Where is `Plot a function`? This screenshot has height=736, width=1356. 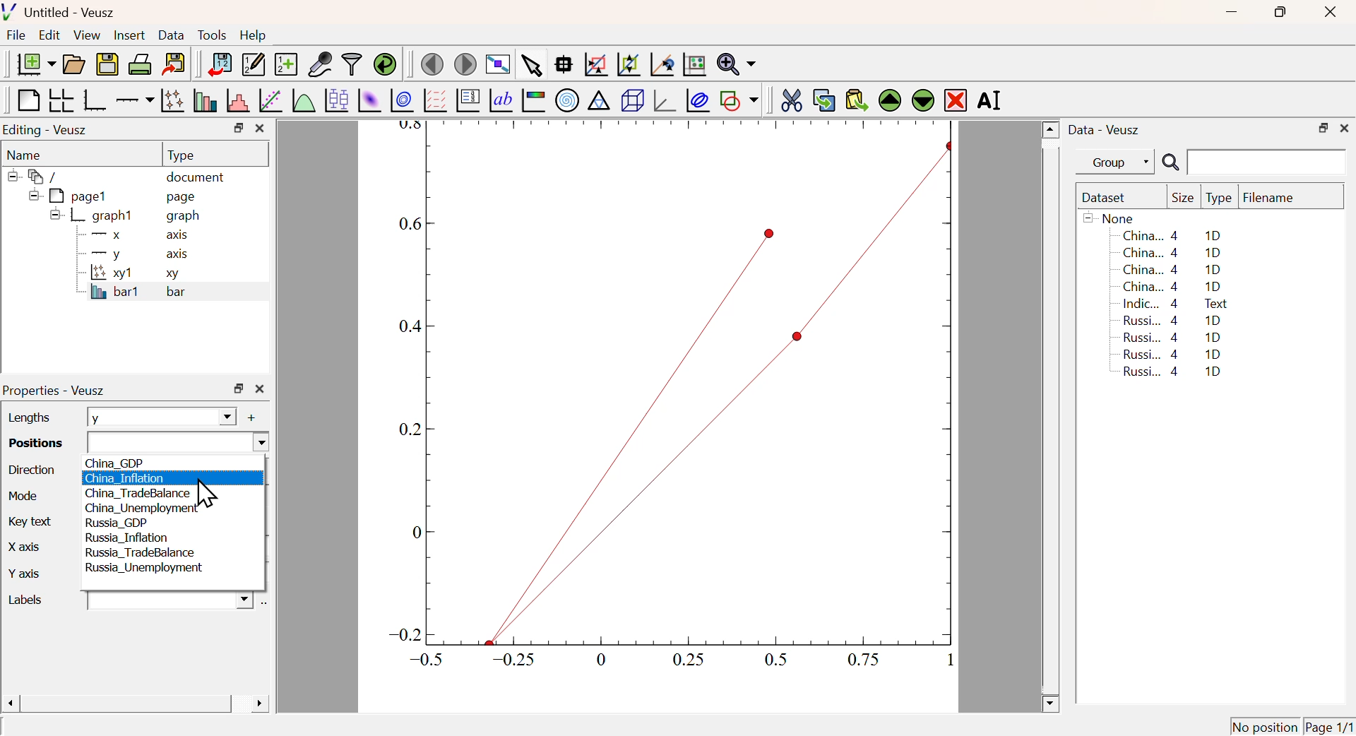 Plot a function is located at coordinates (302, 101).